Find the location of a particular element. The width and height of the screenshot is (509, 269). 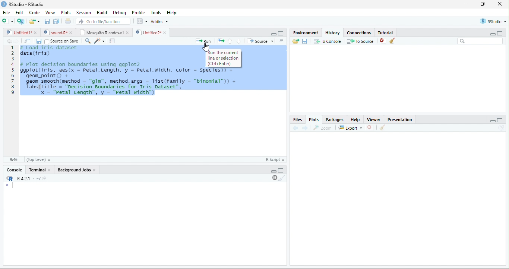

show in new window is located at coordinates (28, 41).